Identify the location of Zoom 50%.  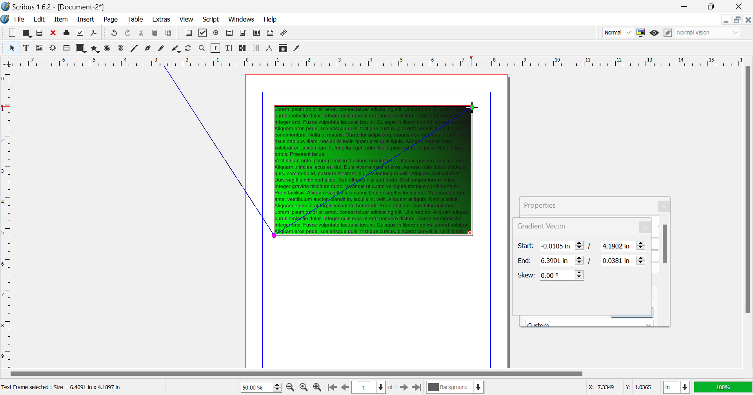
(258, 387).